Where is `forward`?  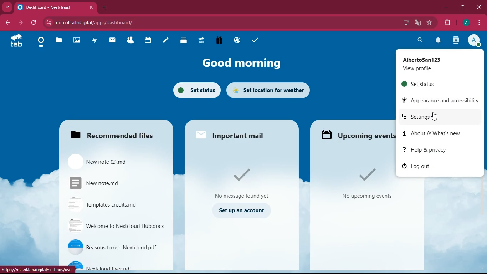 forward is located at coordinates (20, 23).